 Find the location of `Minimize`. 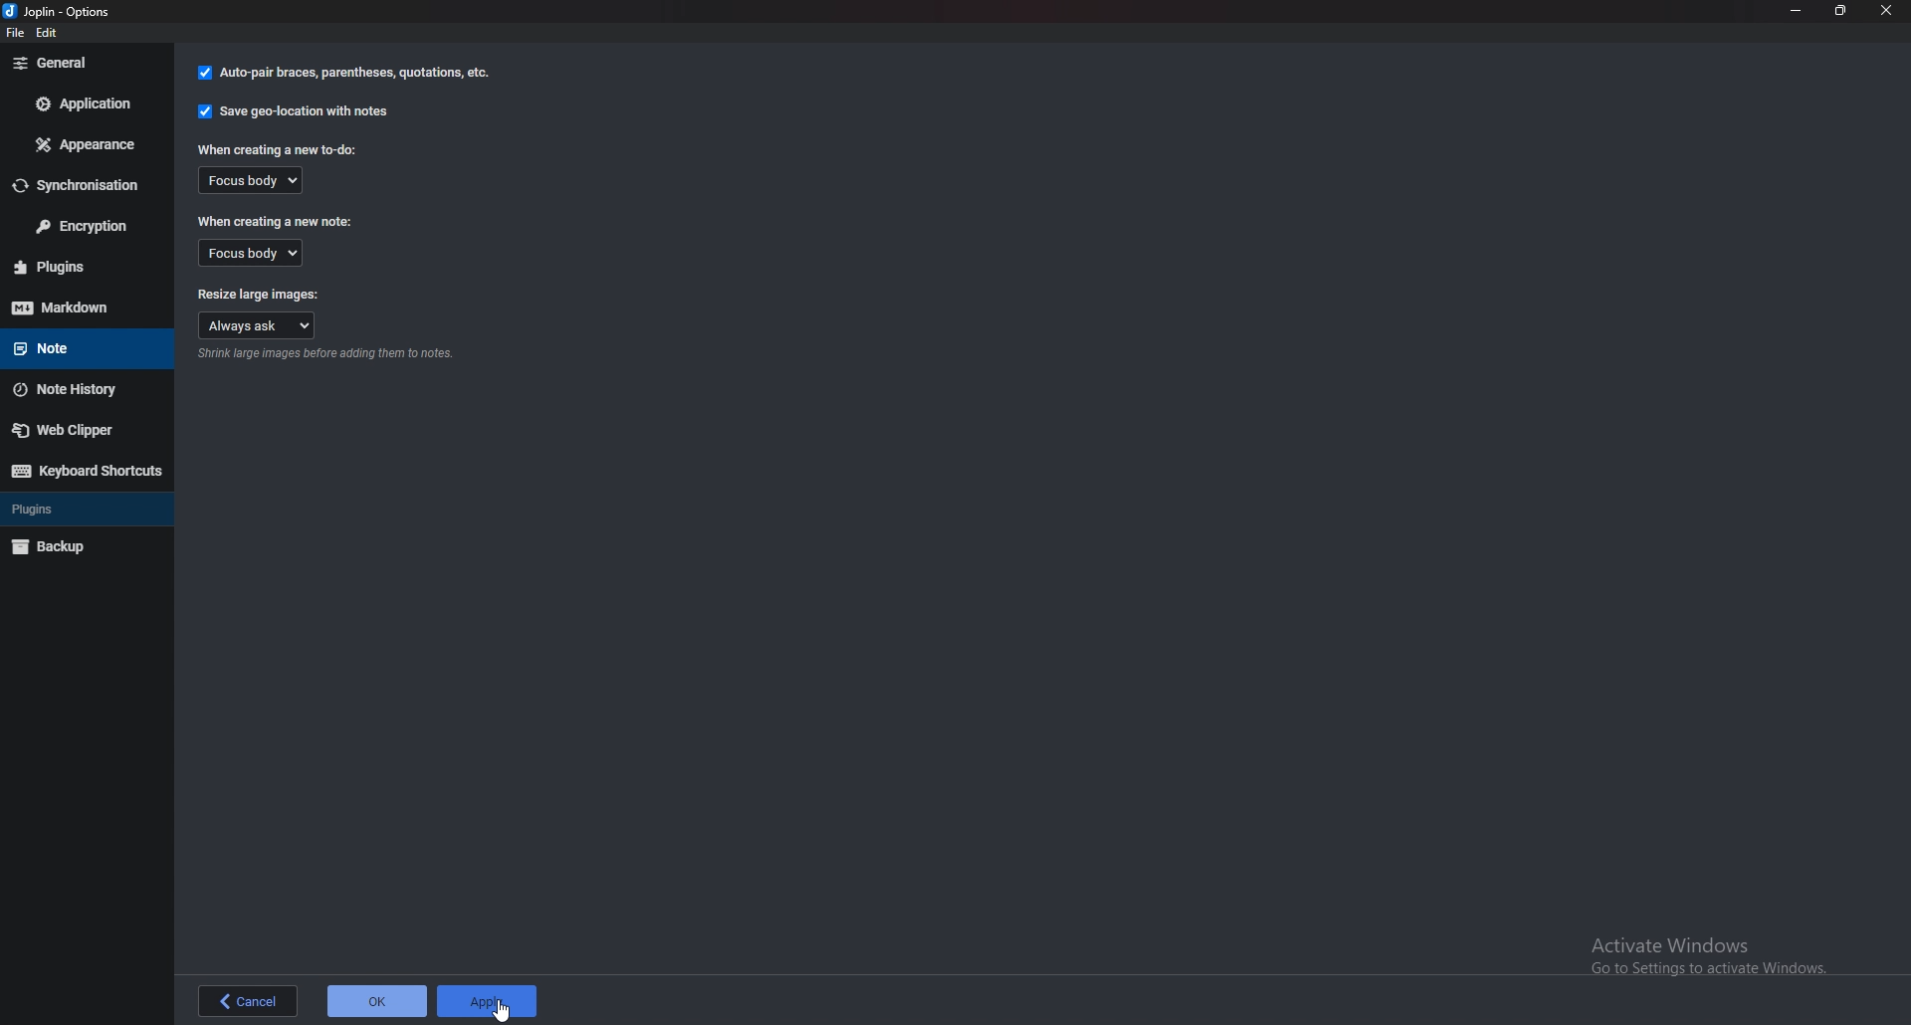

Minimize is located at coordinates (1796, 10).